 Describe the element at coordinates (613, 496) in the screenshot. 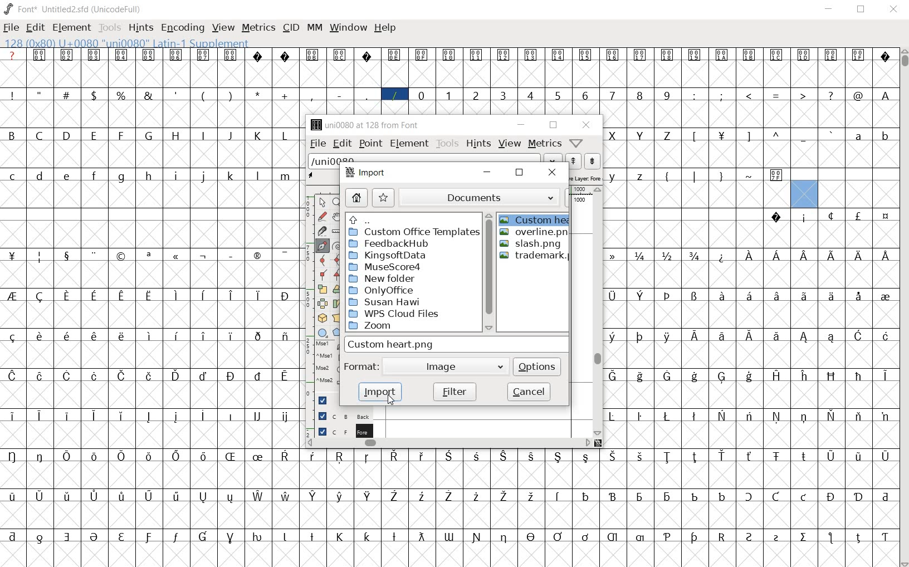

I see `glyph` at that location.